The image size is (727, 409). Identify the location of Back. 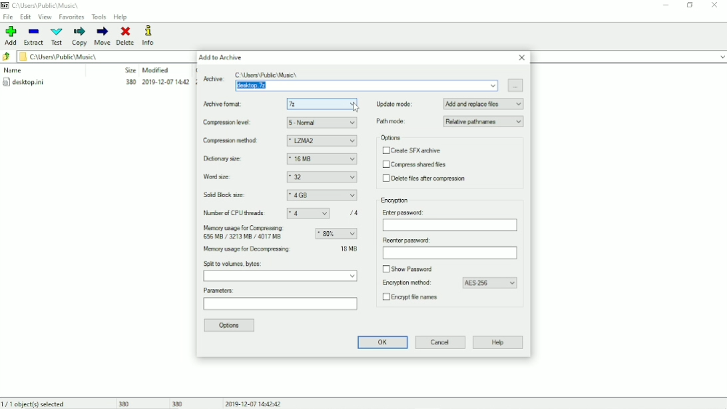
(7, 57).